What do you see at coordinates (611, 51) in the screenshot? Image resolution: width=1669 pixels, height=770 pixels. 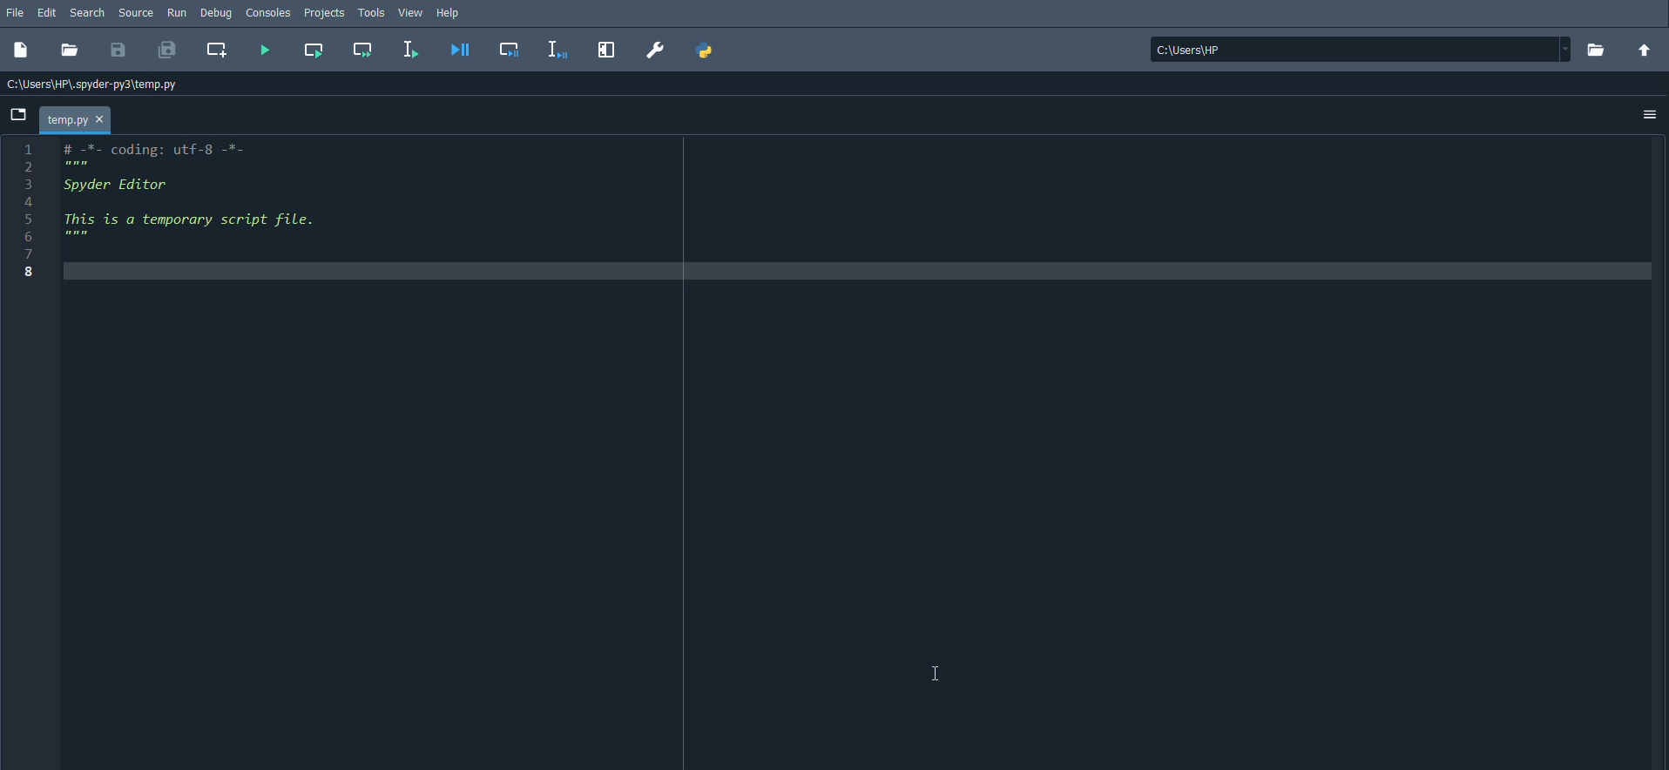 I see `Maximize current pane` at bounding box center [611, 51].